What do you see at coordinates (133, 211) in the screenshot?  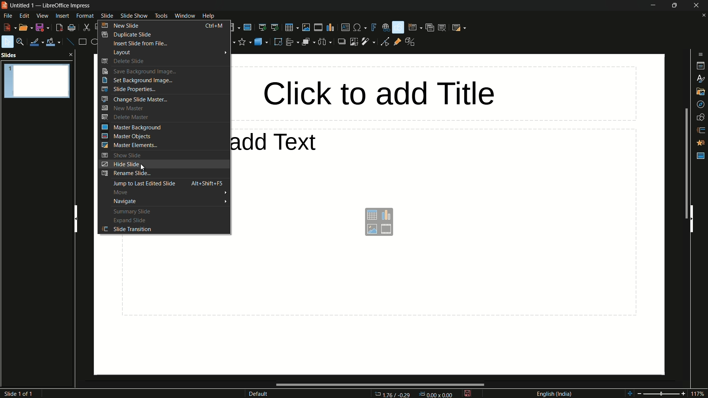 I see `summary slide` at bounding box center [133, 211].